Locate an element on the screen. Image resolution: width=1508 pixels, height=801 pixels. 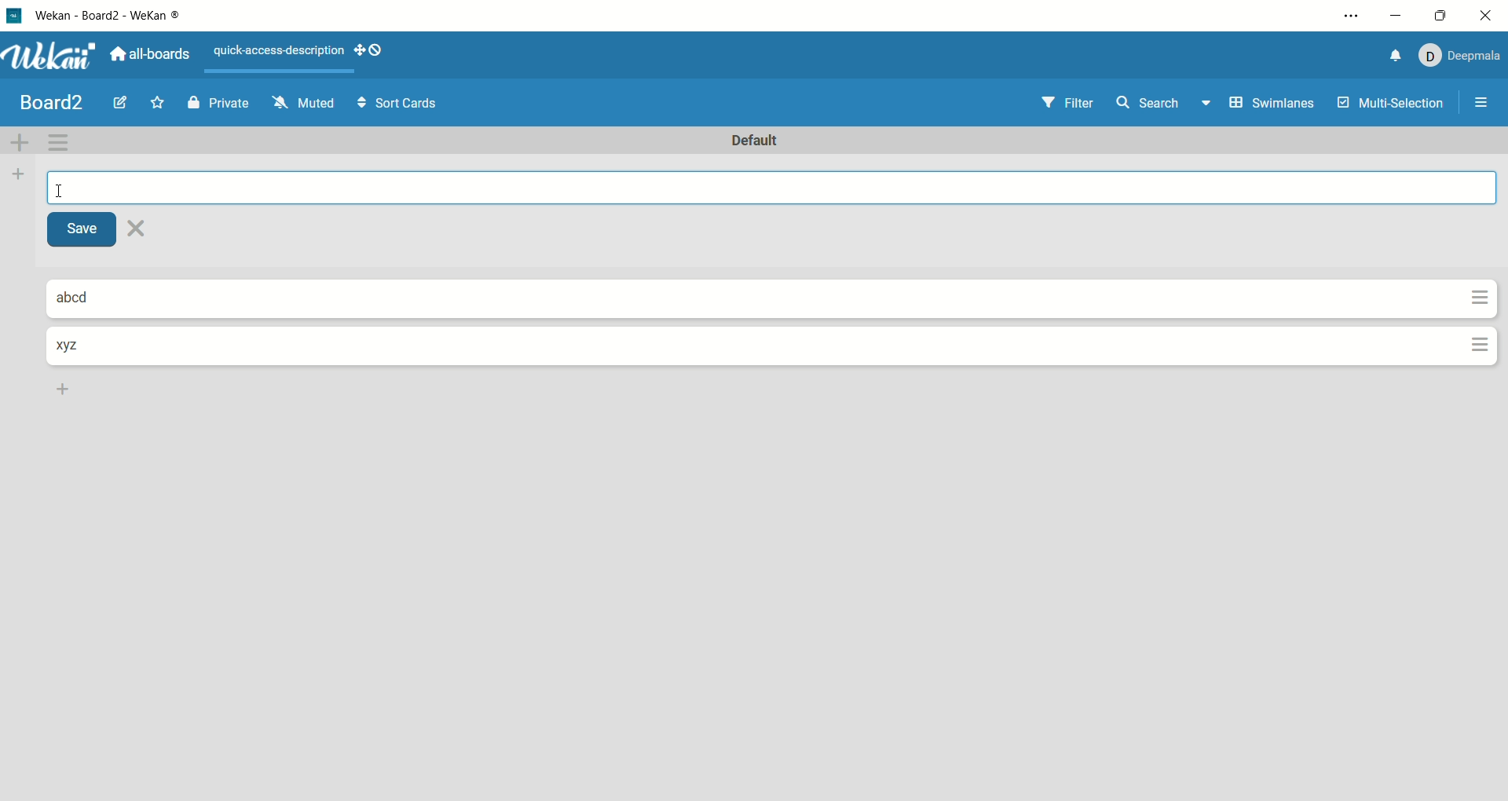
list title is located at coordinates (75, 345).